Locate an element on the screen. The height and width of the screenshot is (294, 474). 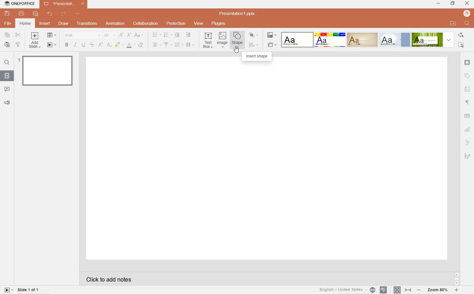
Cursor Position is located at coordinates (237, 50).